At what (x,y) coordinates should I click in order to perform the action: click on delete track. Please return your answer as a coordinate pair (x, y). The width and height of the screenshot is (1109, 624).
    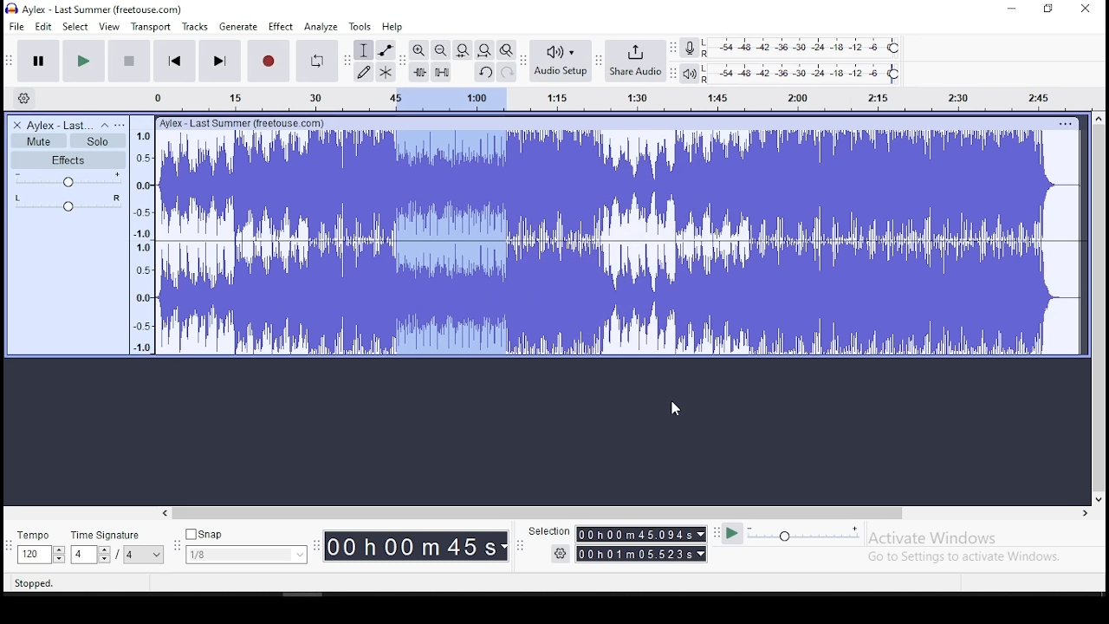
    Looking at the image, I should click on (16, 125).